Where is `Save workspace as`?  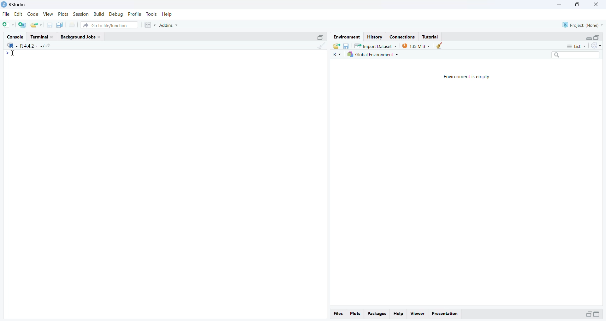
Save workspace as is located at coordinates (346, 45).